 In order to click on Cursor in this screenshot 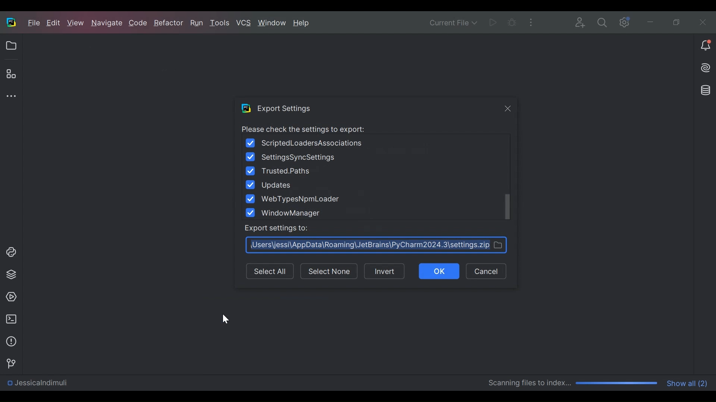, I will do `click(224, 319)`.